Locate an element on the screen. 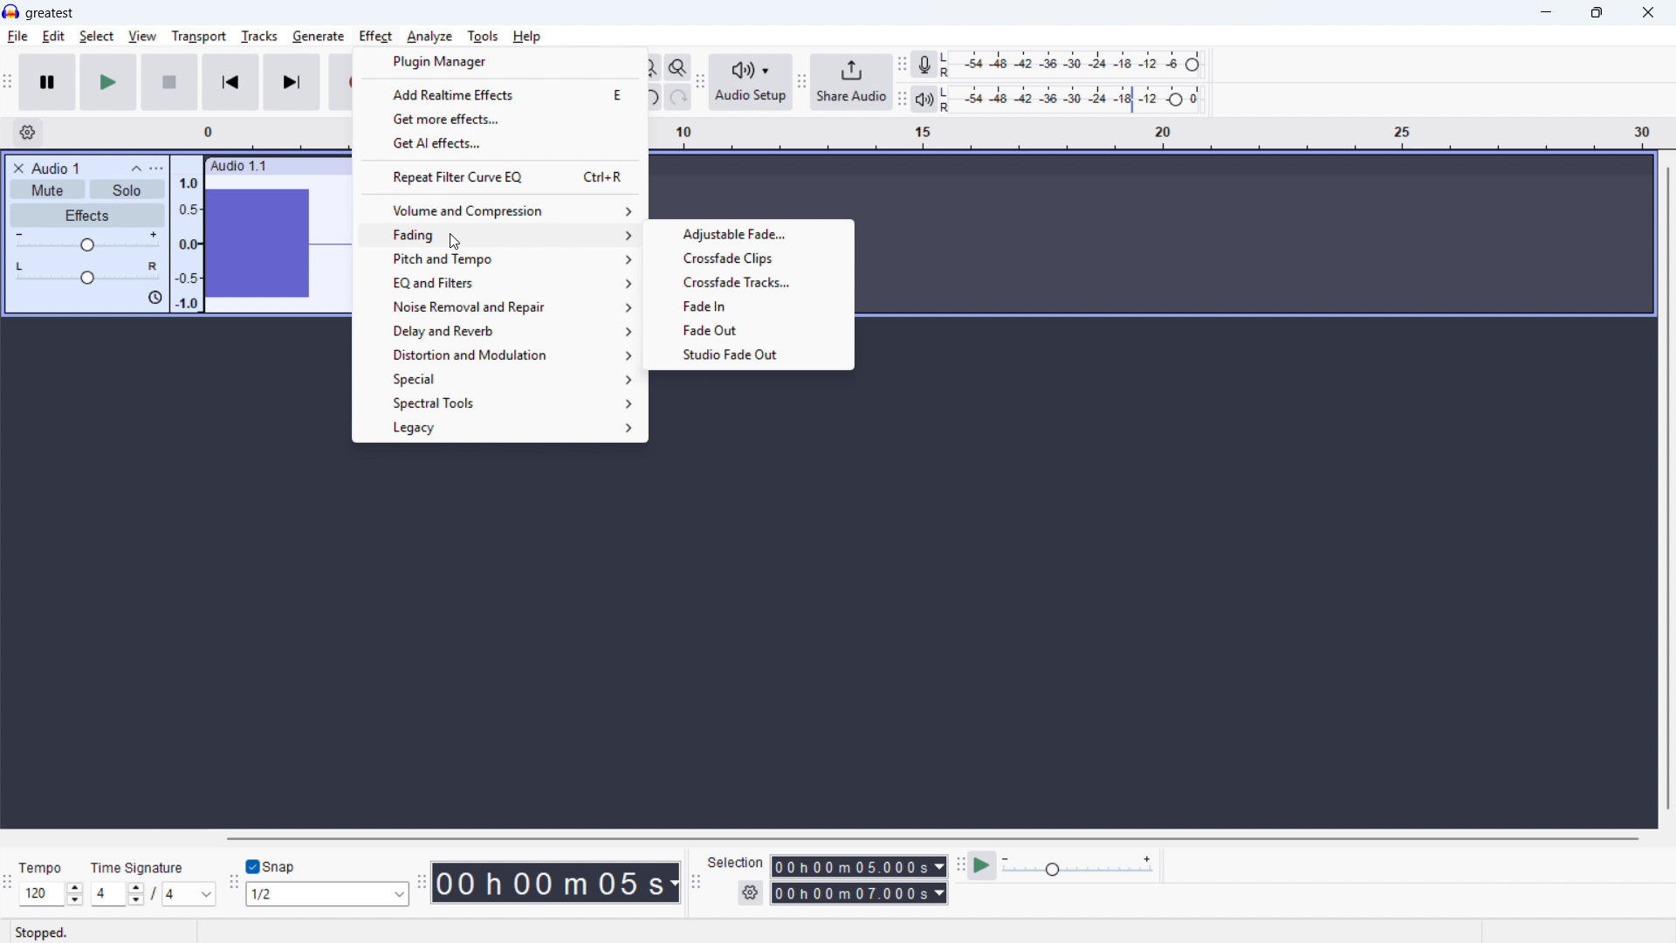 The height and width of the screenshot is (943, 1676). transport is located at coordinates (199, 37).